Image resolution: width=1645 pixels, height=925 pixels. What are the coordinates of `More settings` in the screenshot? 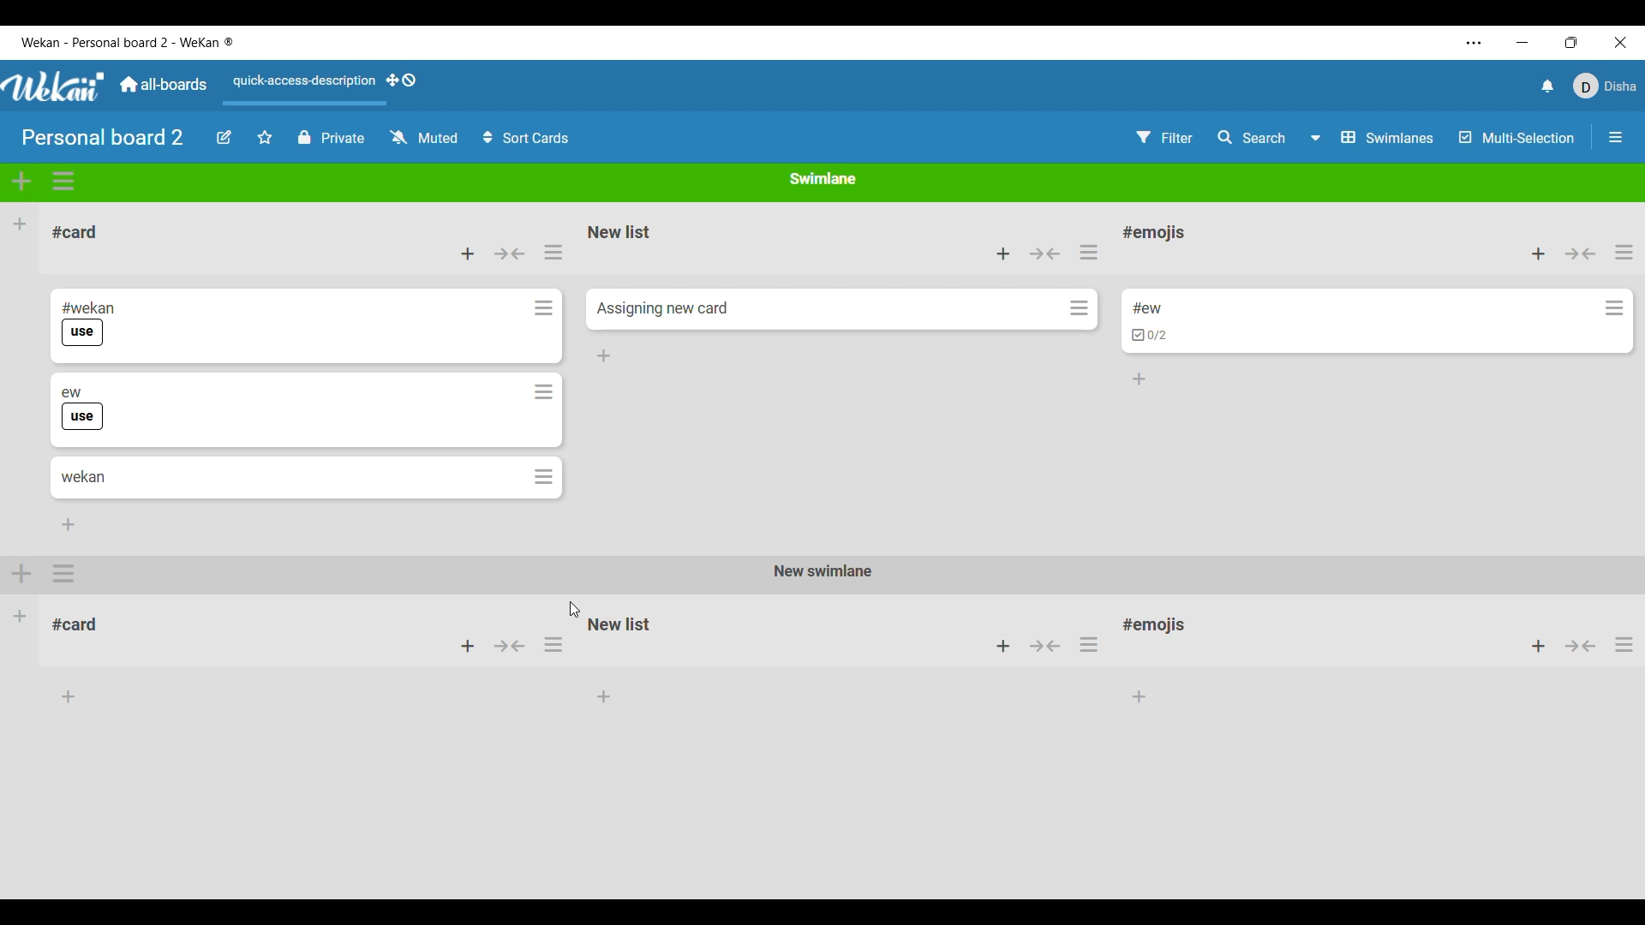 It's located at (1475, 43).